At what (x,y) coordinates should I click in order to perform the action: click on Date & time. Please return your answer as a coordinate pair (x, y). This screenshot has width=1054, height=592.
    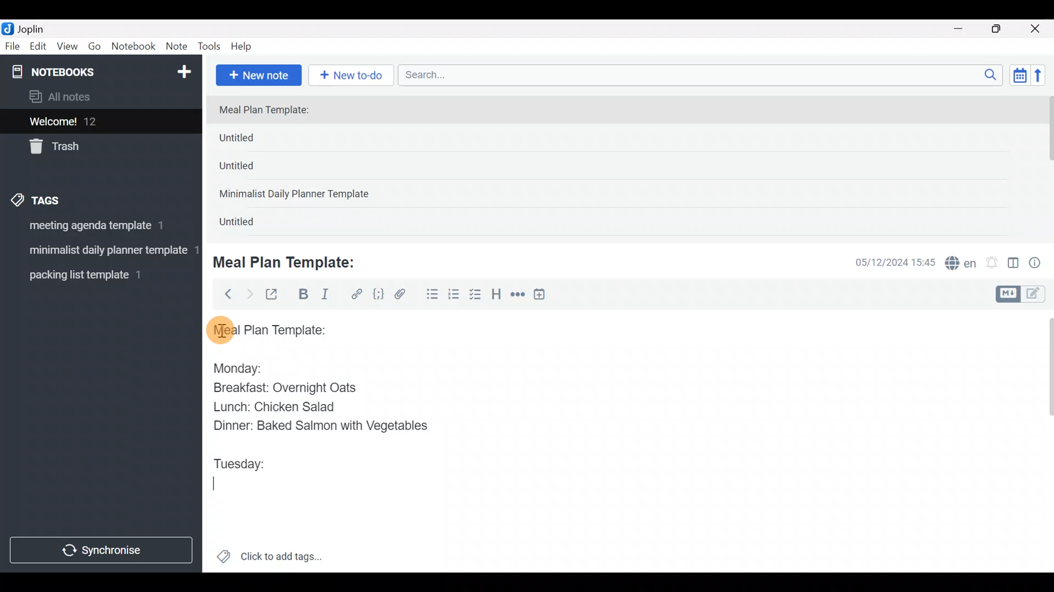
    Looking at the image, I should click on (887, 262).